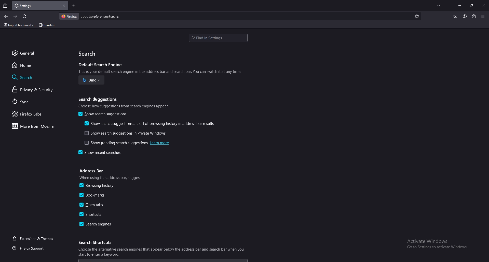  What do you see at coordinates (92, 171) in the screenshot?
I see `address bar` at bounding box center [92, 171].